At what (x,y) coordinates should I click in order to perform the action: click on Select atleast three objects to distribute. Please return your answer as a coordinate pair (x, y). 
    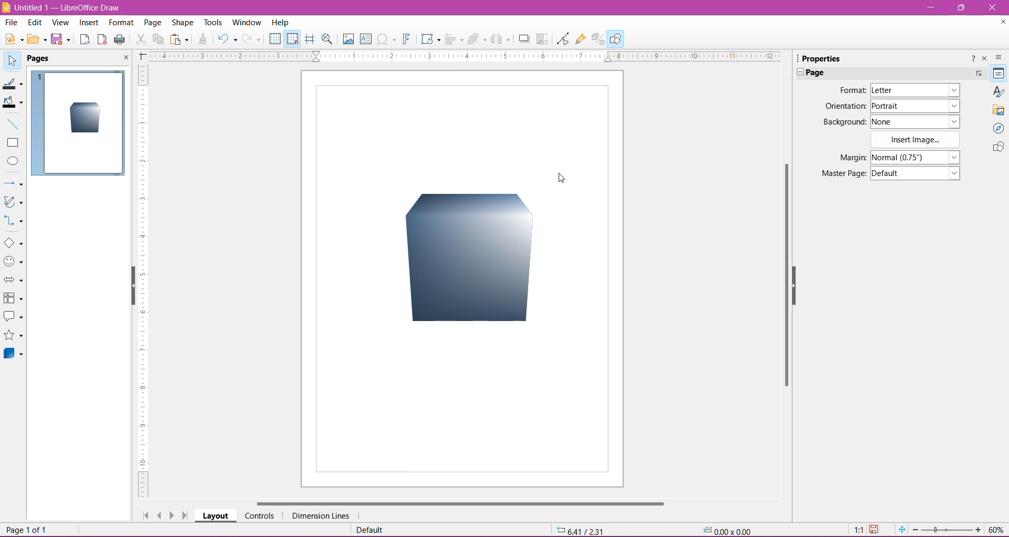
    Looking at the image, I should click on (500, 39).